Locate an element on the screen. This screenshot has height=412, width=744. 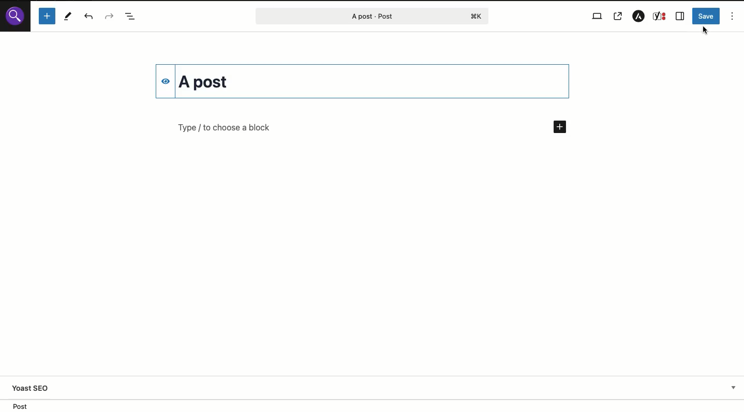
Astra is located at coordinates (636, 17).